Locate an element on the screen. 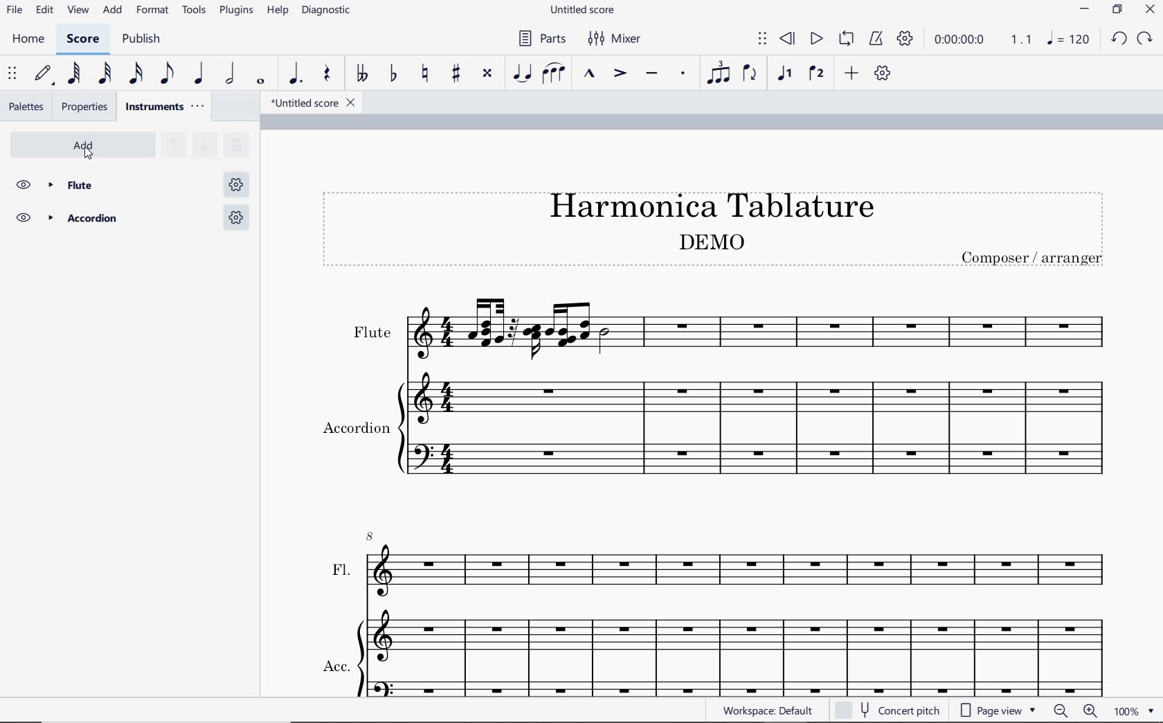 This screenshot has width=1163, height=723. voice1 is located at coordinates (784, 74).